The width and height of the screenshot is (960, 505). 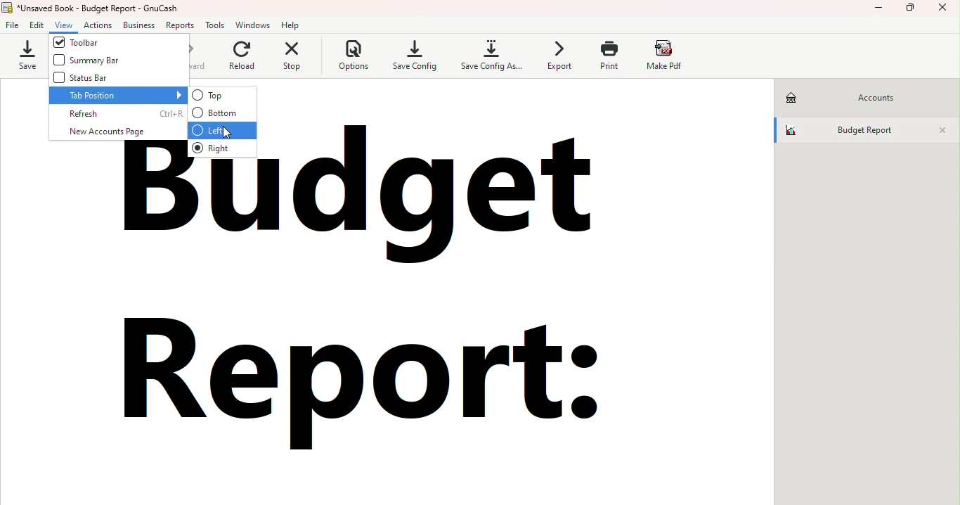 I want to click on Refresh, so click(x=118, y=113).